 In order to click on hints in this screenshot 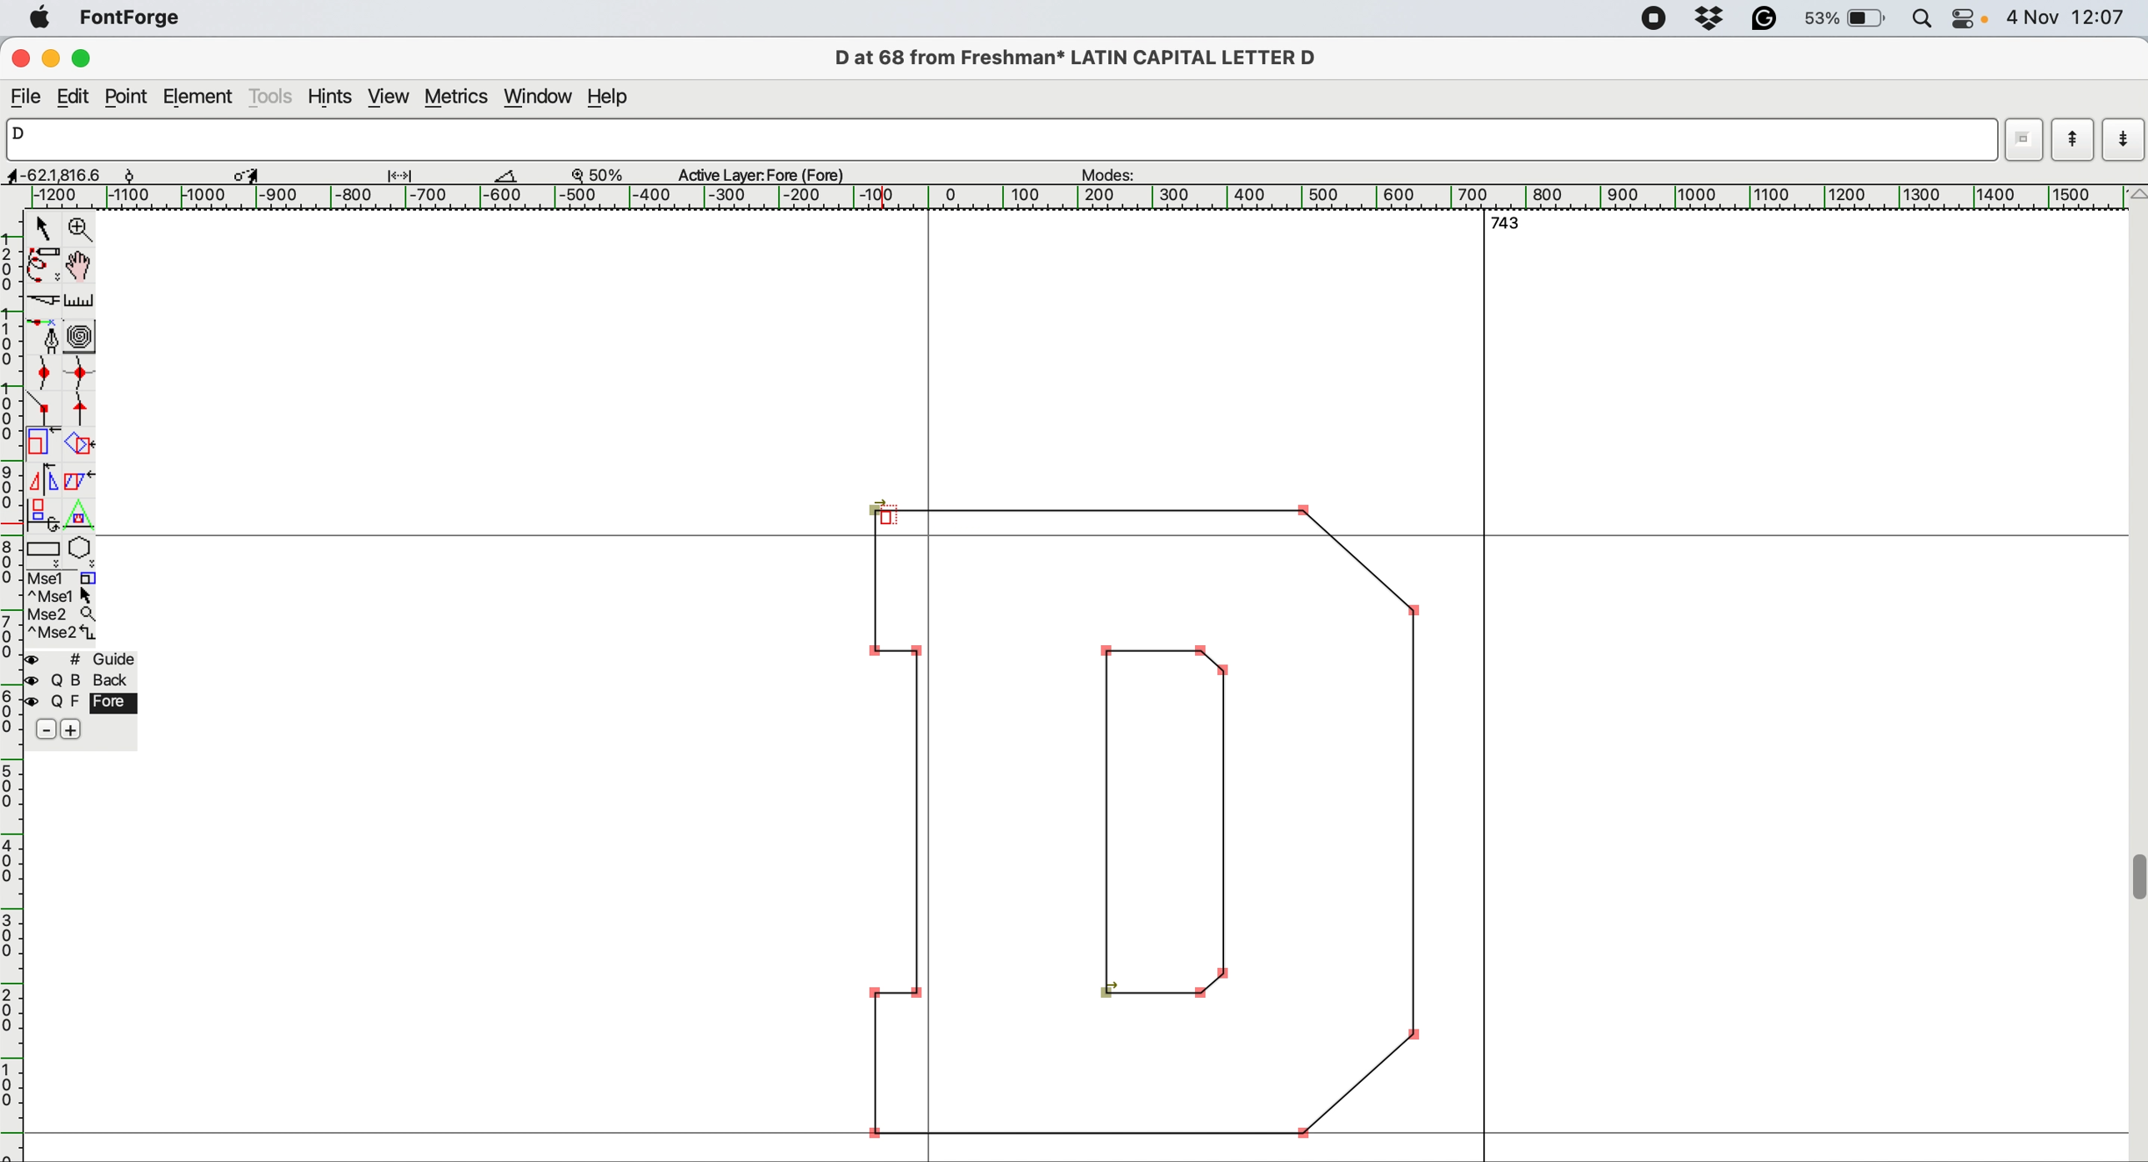, I will do `click(334, 98)`.